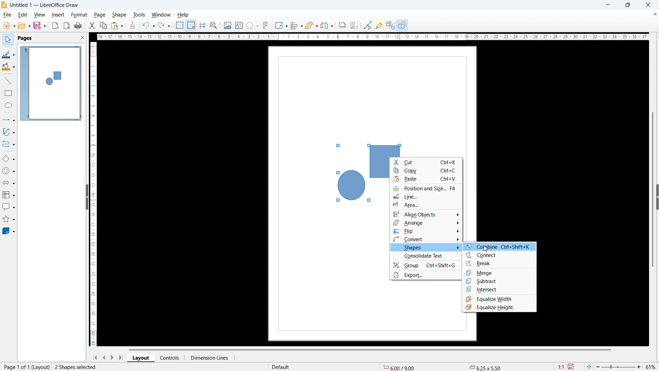 The image size is (659, 371). Describe the element at coordinates (391, 25) in the screenshot. I see `toggle extrusion` at that location.